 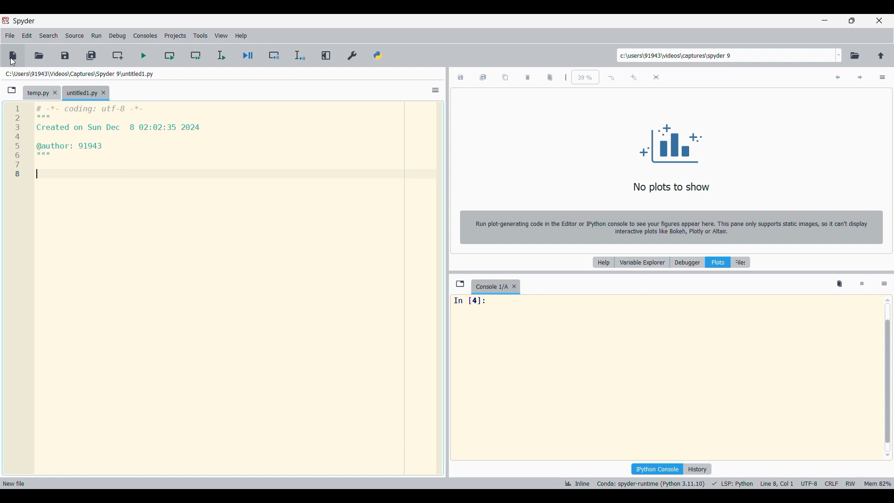 What do you see at coordinates (642, 262) in the screenshot?
I see `Variable explorer` at bounding box center [642, 262].